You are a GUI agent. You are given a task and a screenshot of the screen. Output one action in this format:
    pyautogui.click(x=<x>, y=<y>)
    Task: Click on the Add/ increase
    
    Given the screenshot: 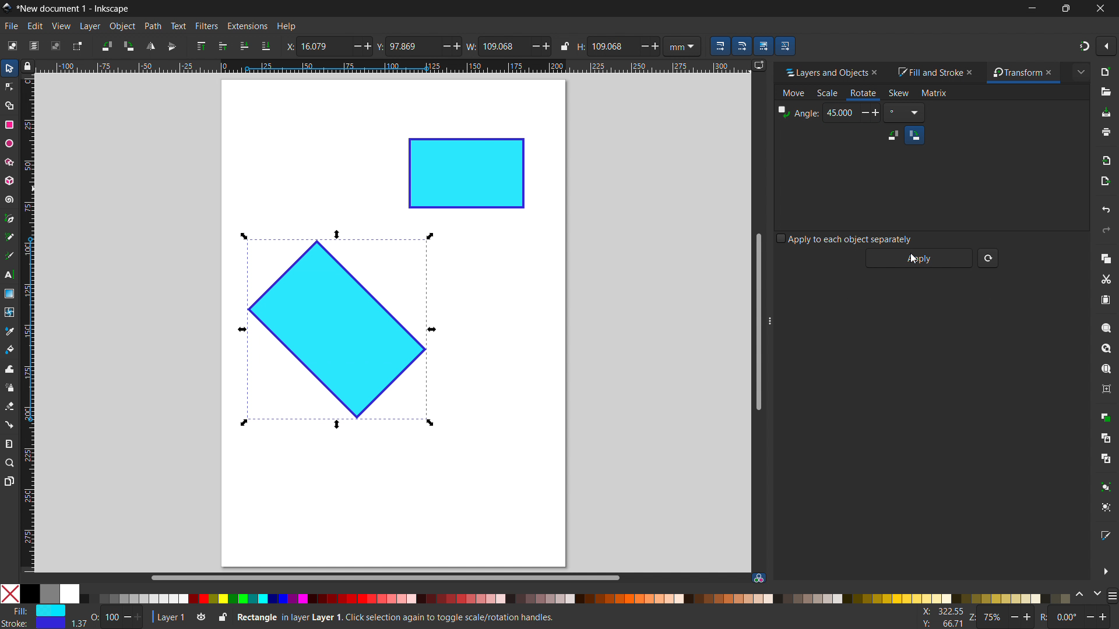 What is the action you would take?
    pyautogui.click(x=656, y=45)
    